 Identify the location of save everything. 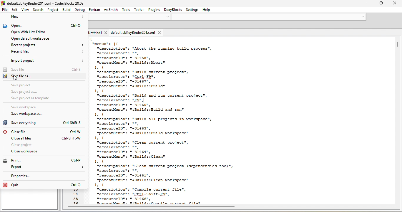
(43, 124).